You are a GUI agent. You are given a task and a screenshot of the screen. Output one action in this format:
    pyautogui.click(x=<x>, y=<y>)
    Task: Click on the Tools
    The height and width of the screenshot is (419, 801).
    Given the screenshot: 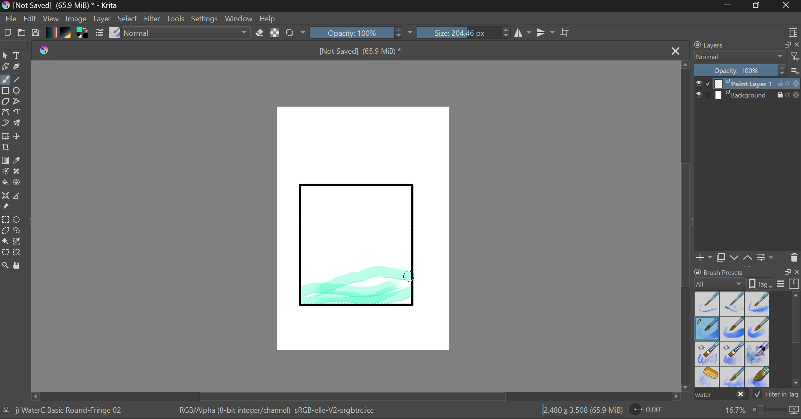 What is the action you would take?
    pyautogui.click(x=176, y=19)
    